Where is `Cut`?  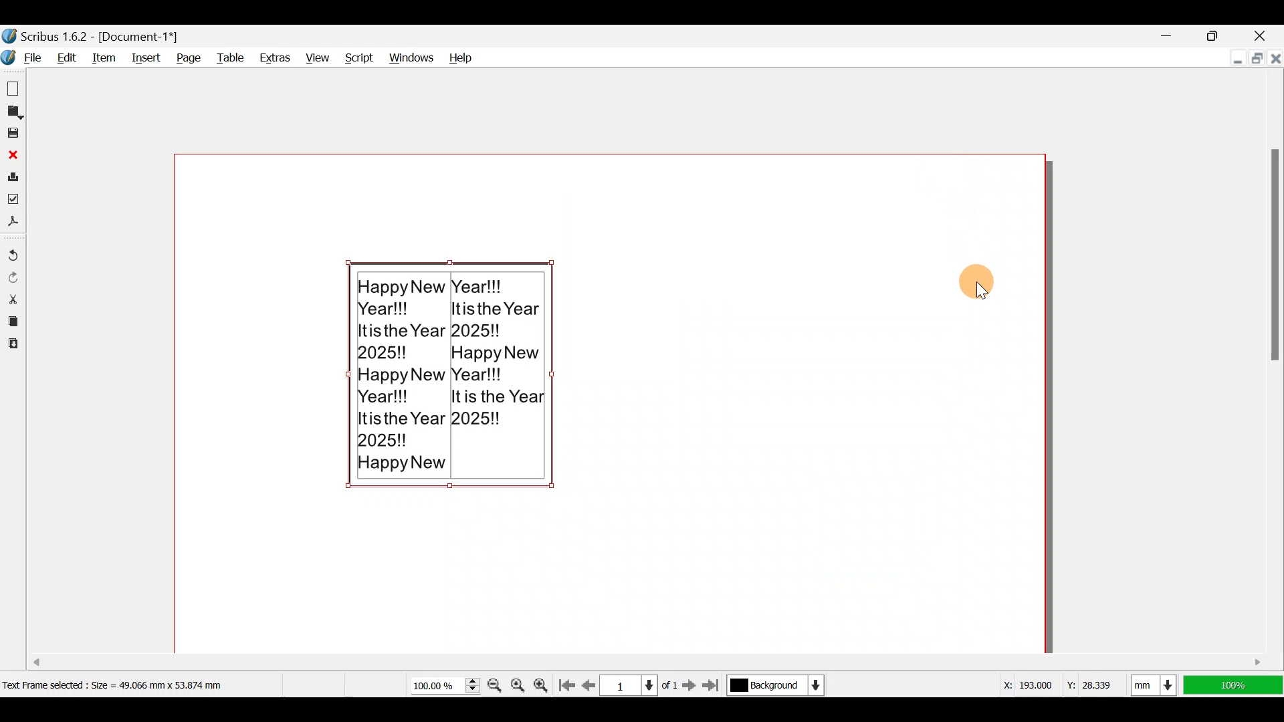 Cut is located at coordinates (13, 298).